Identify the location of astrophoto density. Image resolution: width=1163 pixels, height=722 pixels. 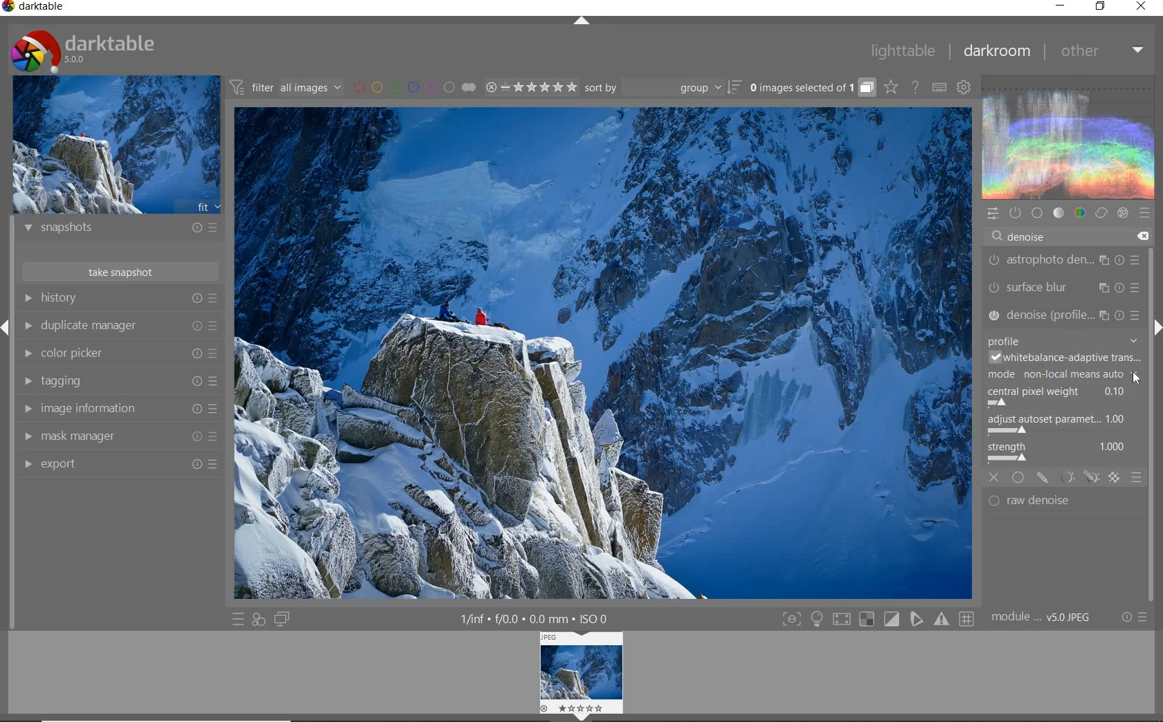
(1064, 263).